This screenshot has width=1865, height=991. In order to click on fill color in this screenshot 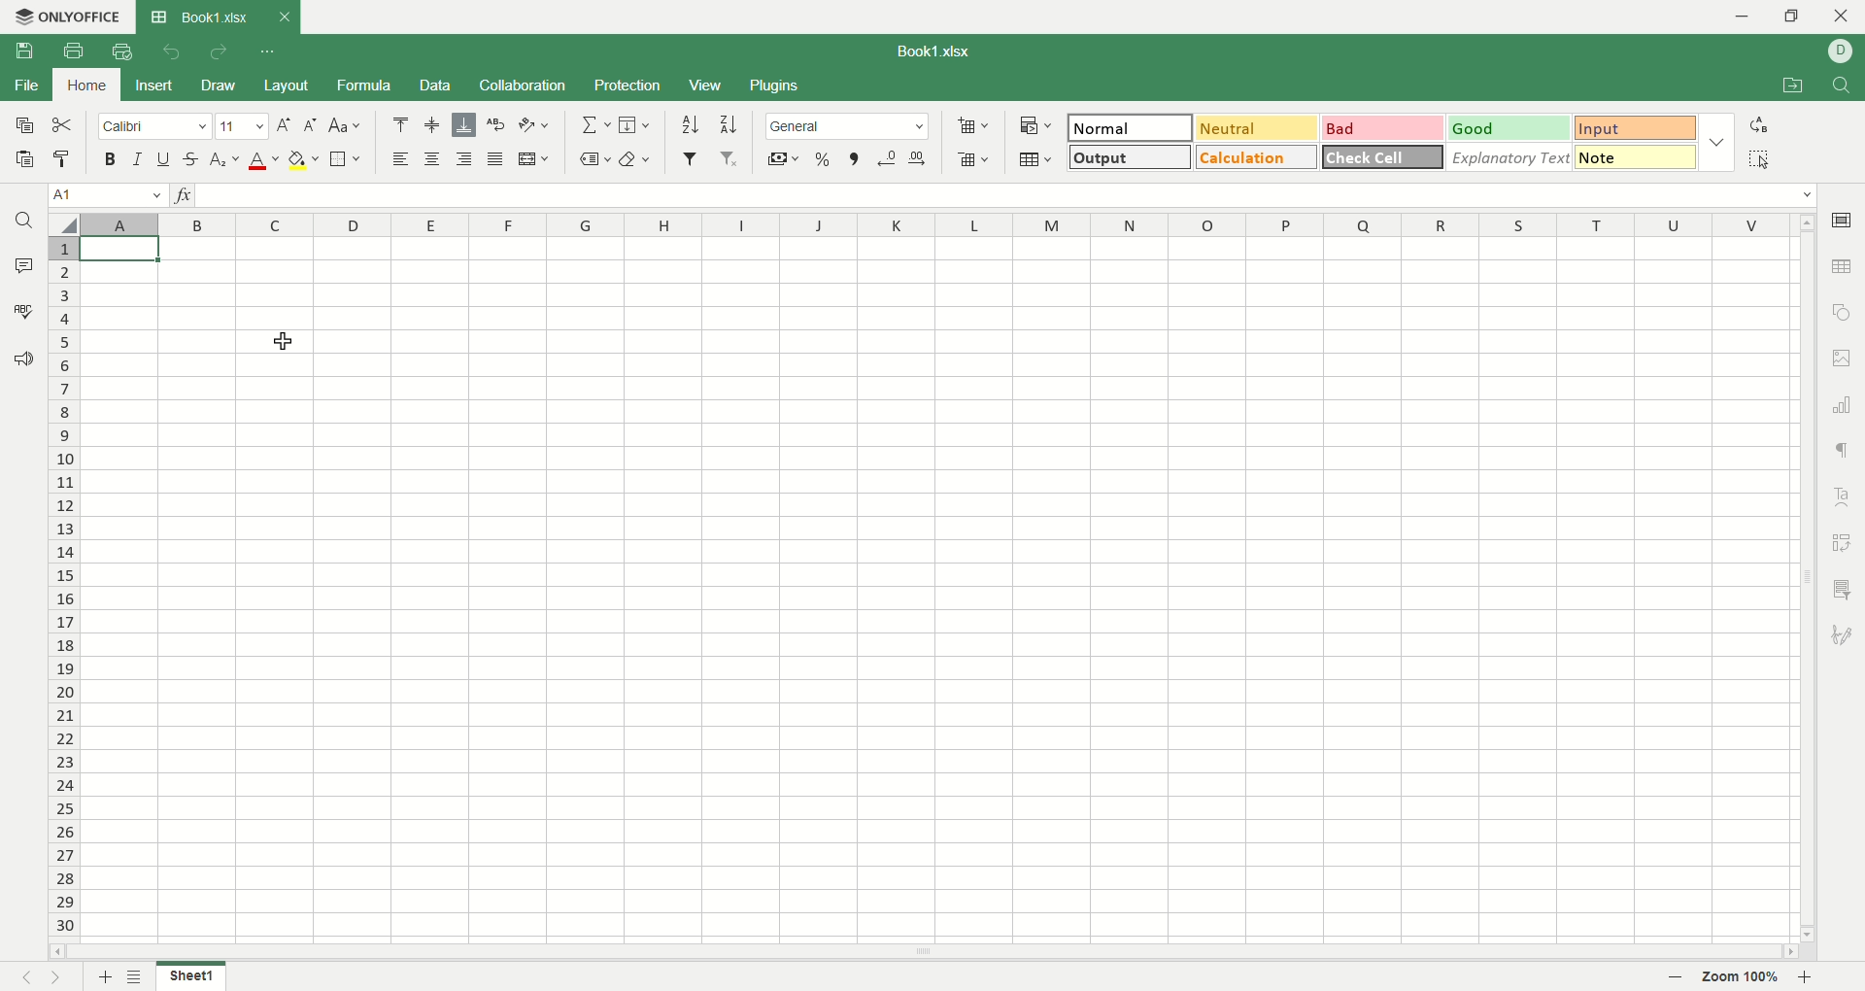, I will do `click(304, 160)`.